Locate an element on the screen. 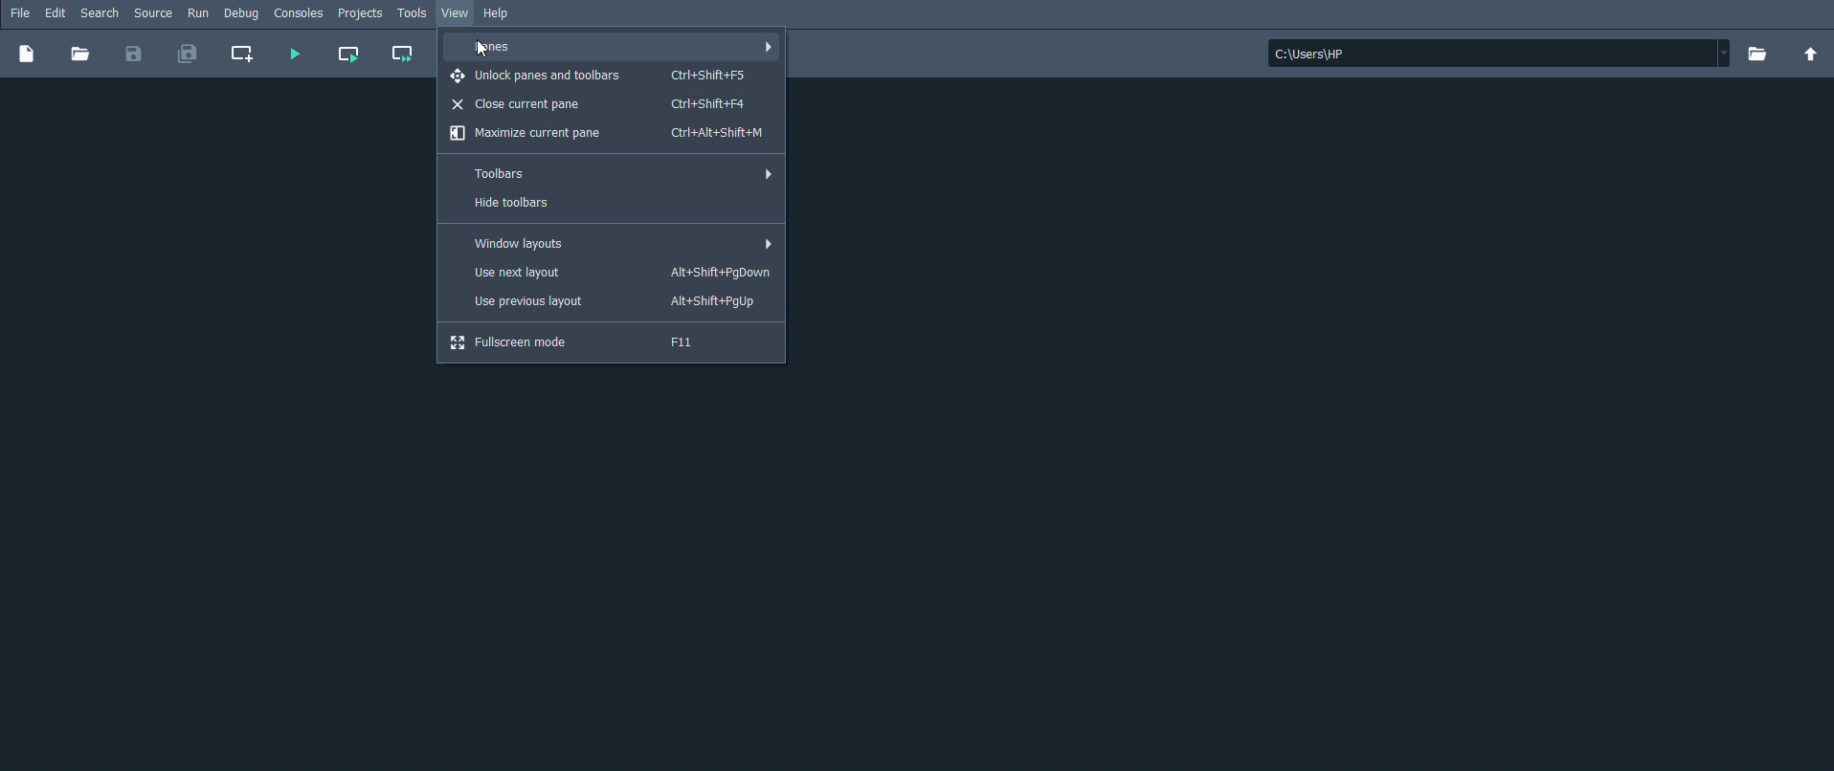 This screenshot has height=771, width=1834. Panes is located at coordinates (615, 47).